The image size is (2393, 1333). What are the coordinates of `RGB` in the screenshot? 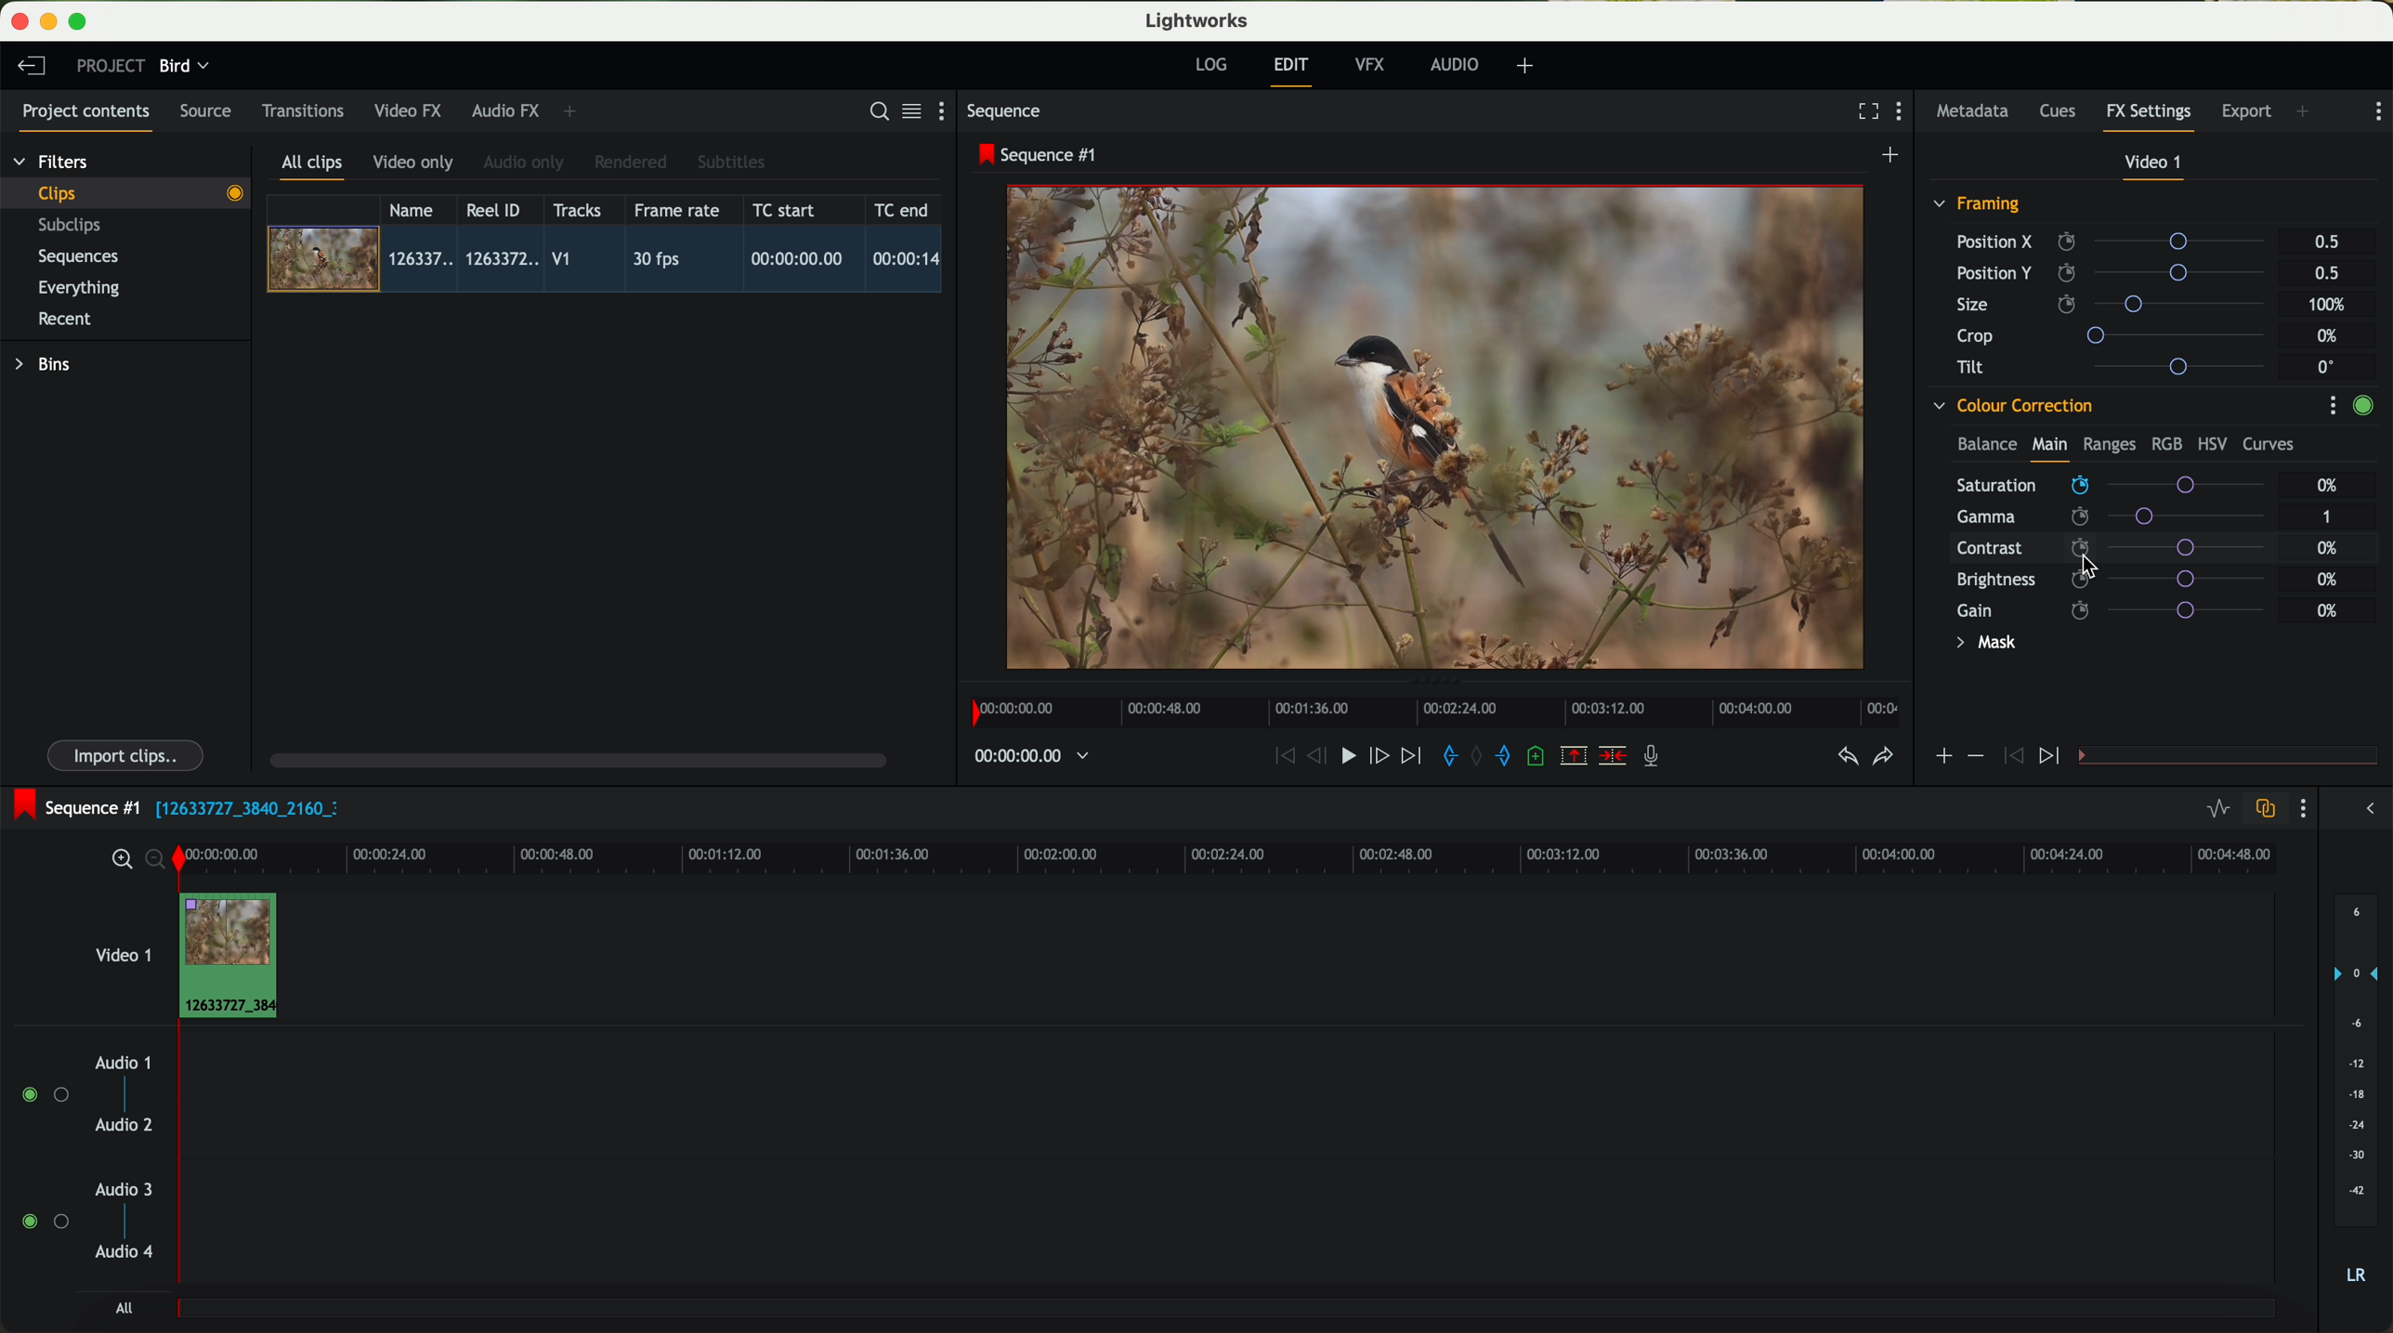 It's located at (2165, 442).